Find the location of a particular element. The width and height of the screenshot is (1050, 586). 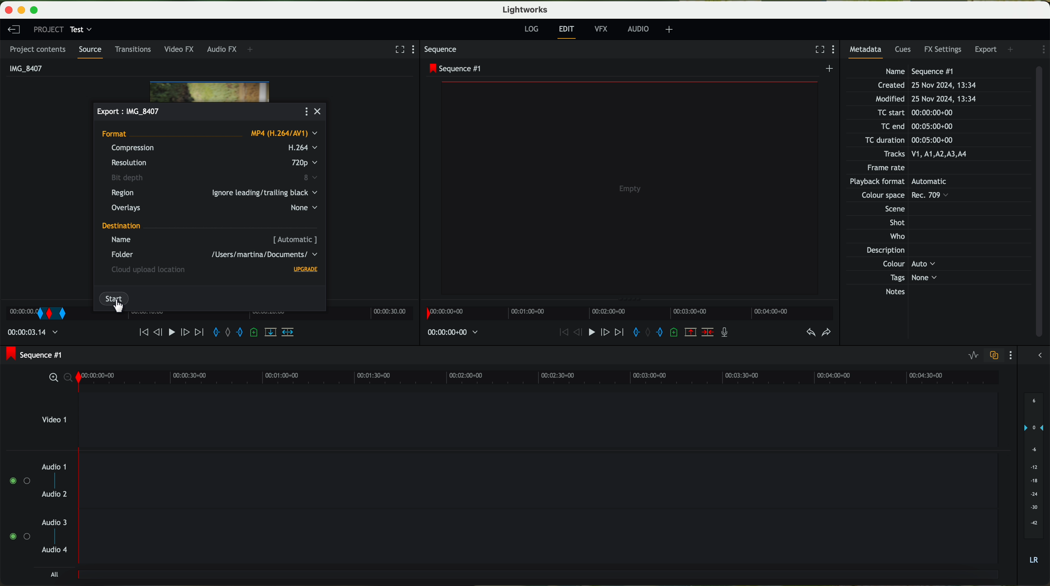

AUDIO is located at coordinates (637, 29).